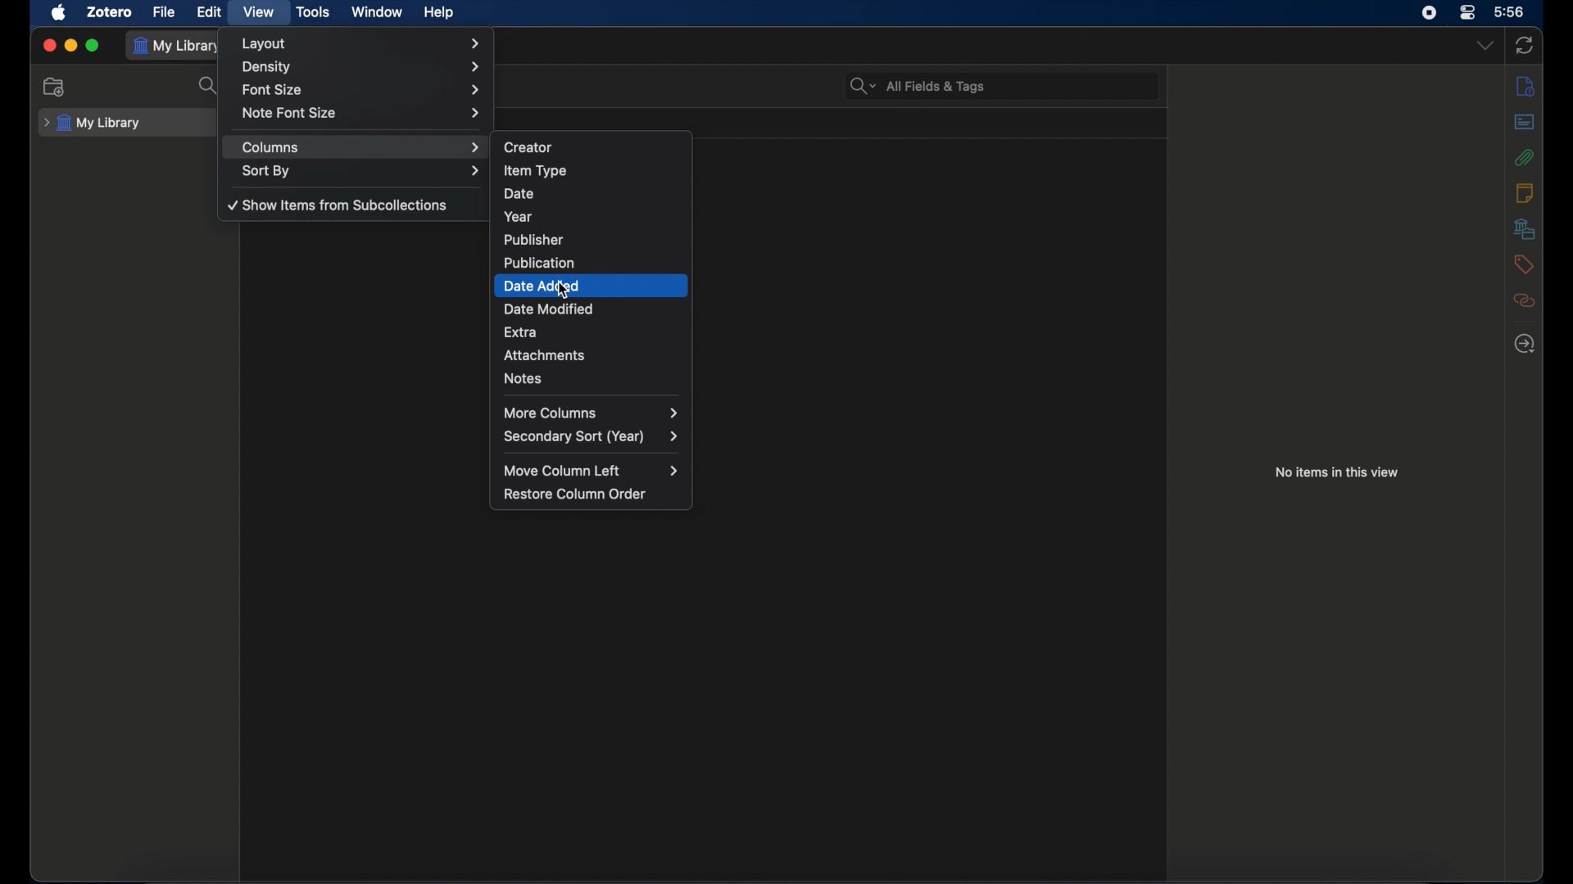 This screenshot has width=1573, height=884. What do you see at coordinates (55, 88) in the screenshot?
I see `new collection` at bounding box center [55, 88].